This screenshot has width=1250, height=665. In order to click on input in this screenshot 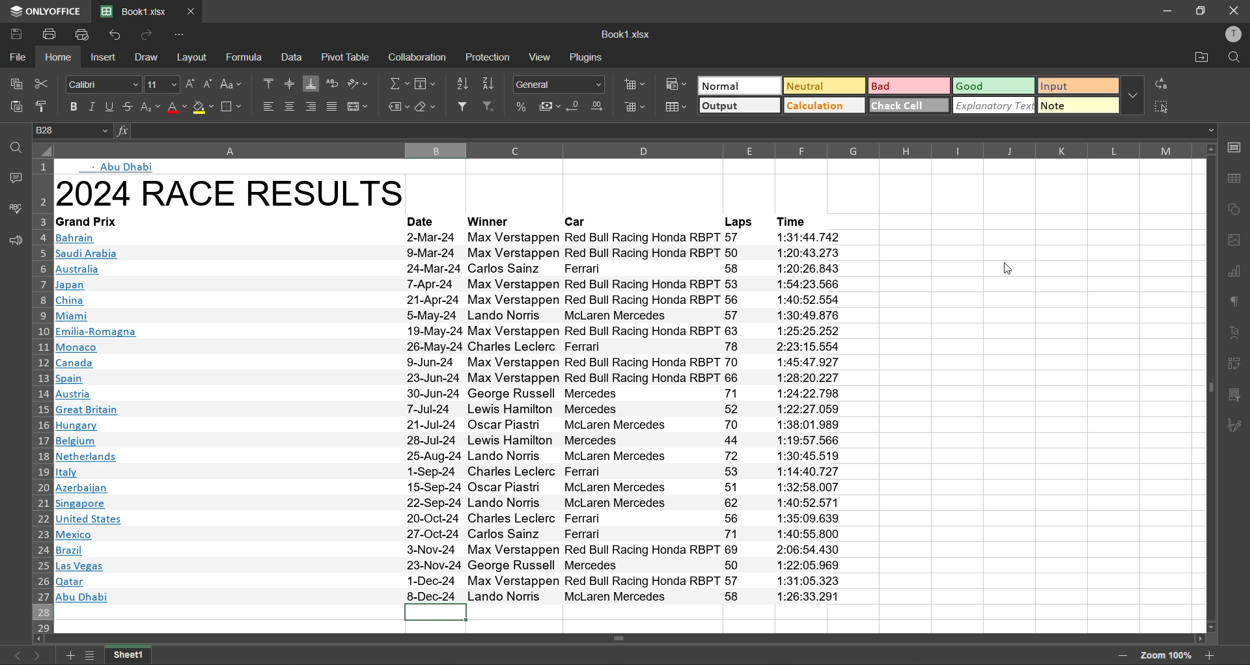, I will do `click(1078, 85)`.